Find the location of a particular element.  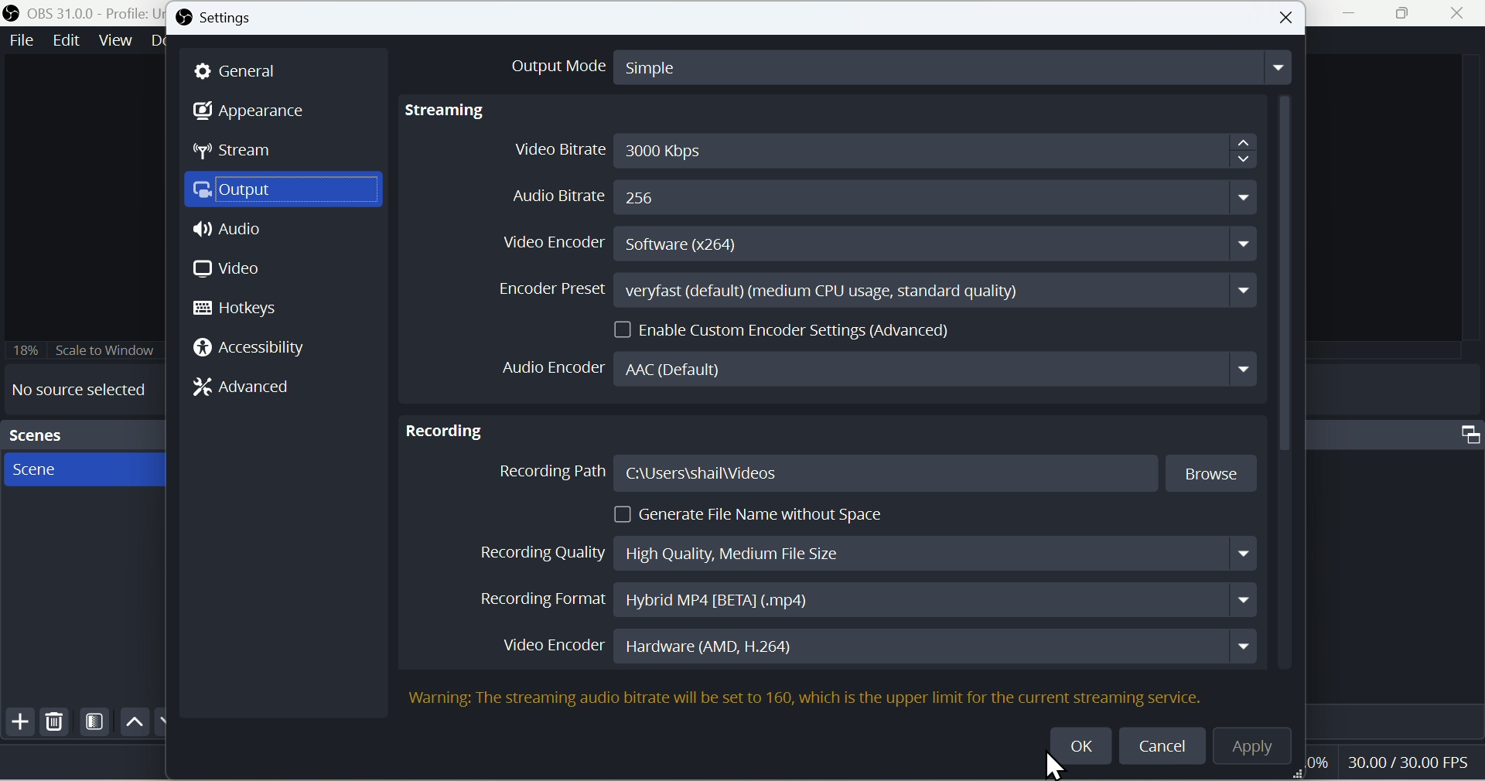

Video is located at coordinates (228, 268).